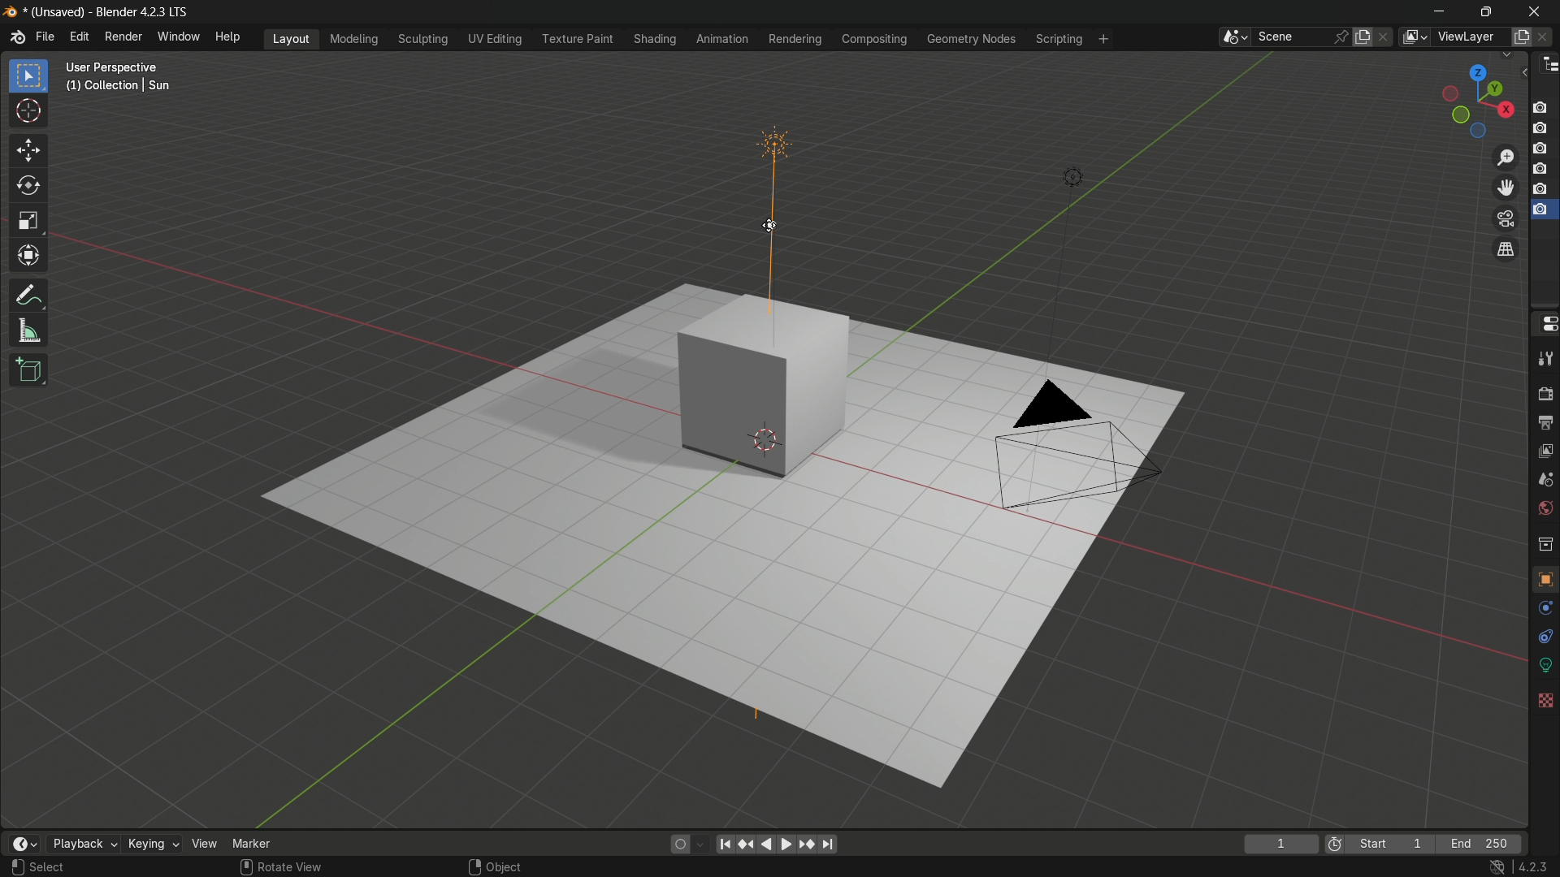 Image resolution: width=1560 pixels, height=877 pixels. I want to click on scripting, so click(1059, 38).